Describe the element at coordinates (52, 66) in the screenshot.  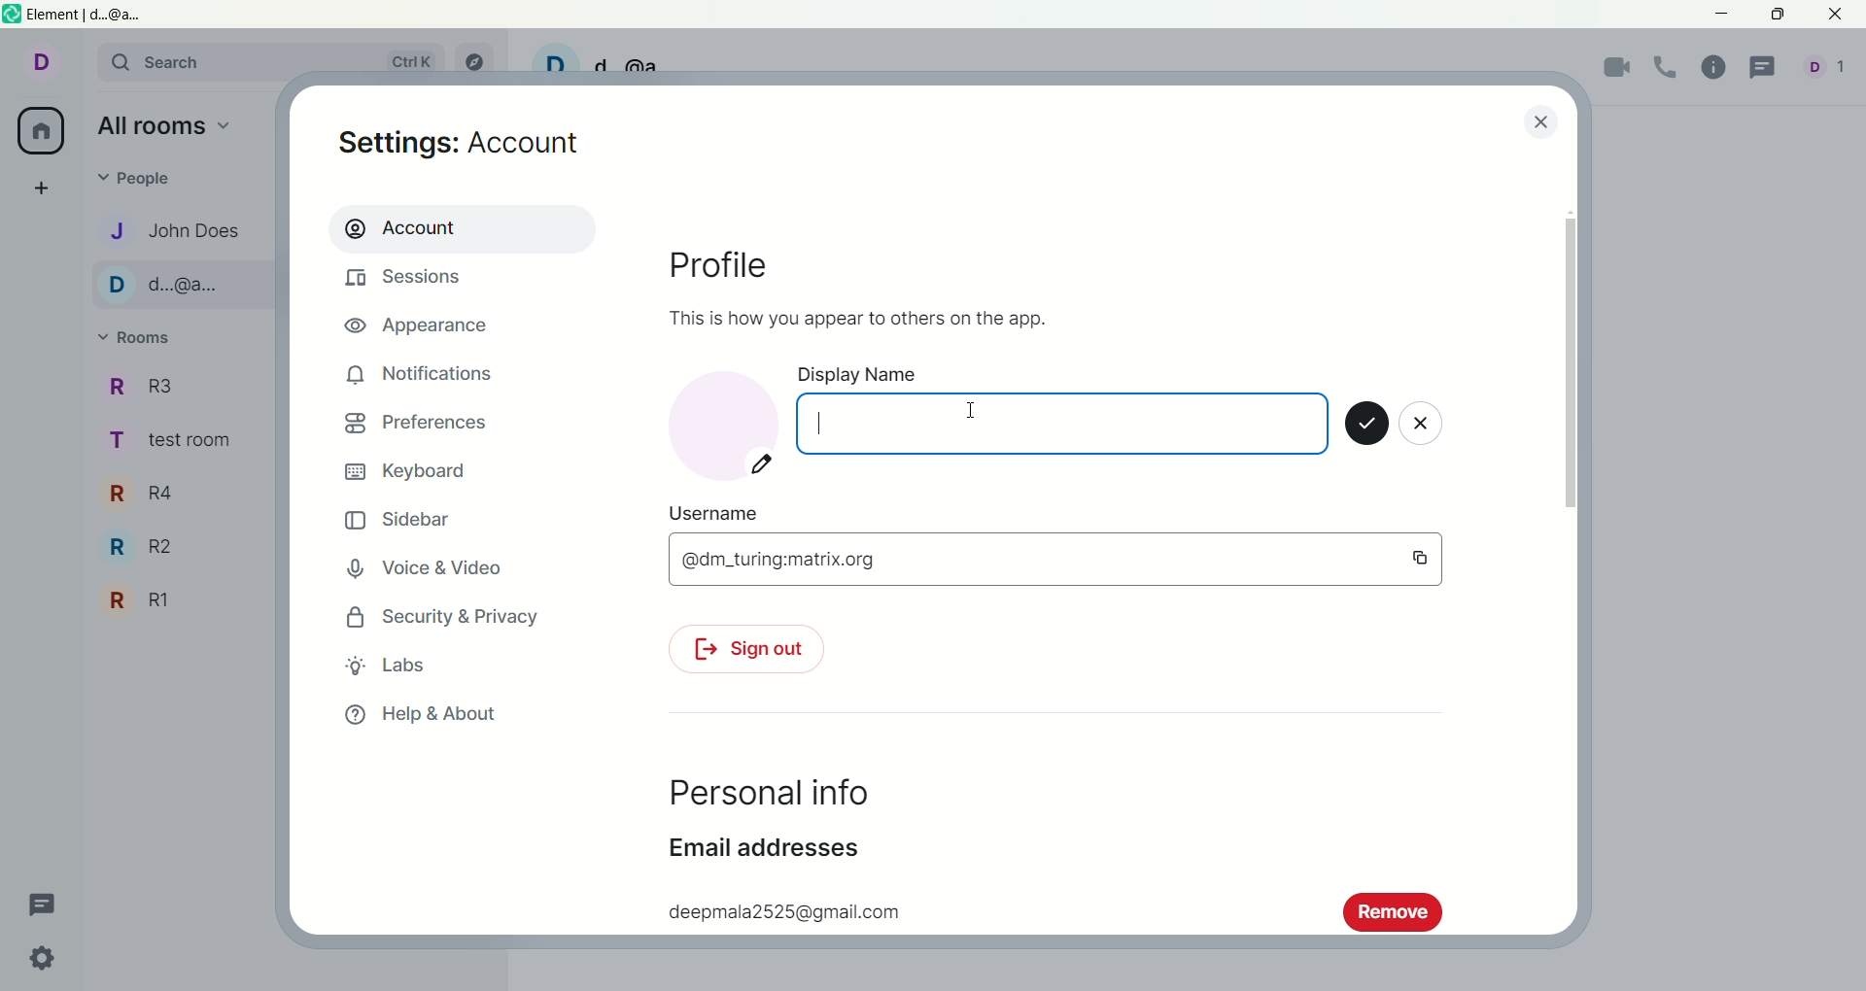
I see `account` at that location.